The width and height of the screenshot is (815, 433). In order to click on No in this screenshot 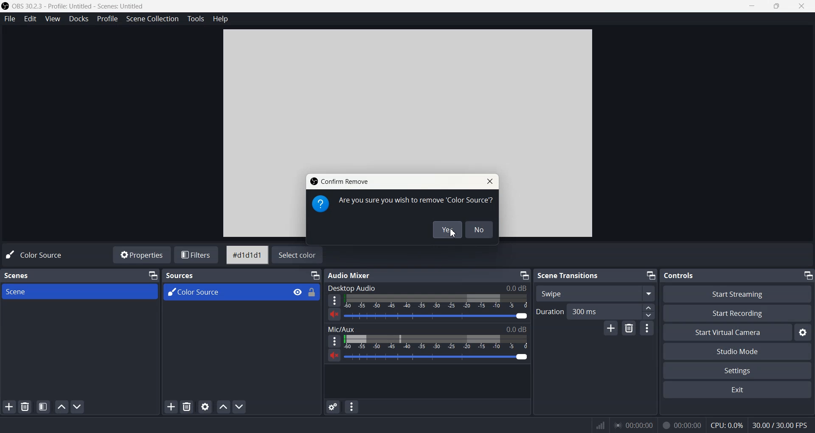, I will do `click(481, 229)`.